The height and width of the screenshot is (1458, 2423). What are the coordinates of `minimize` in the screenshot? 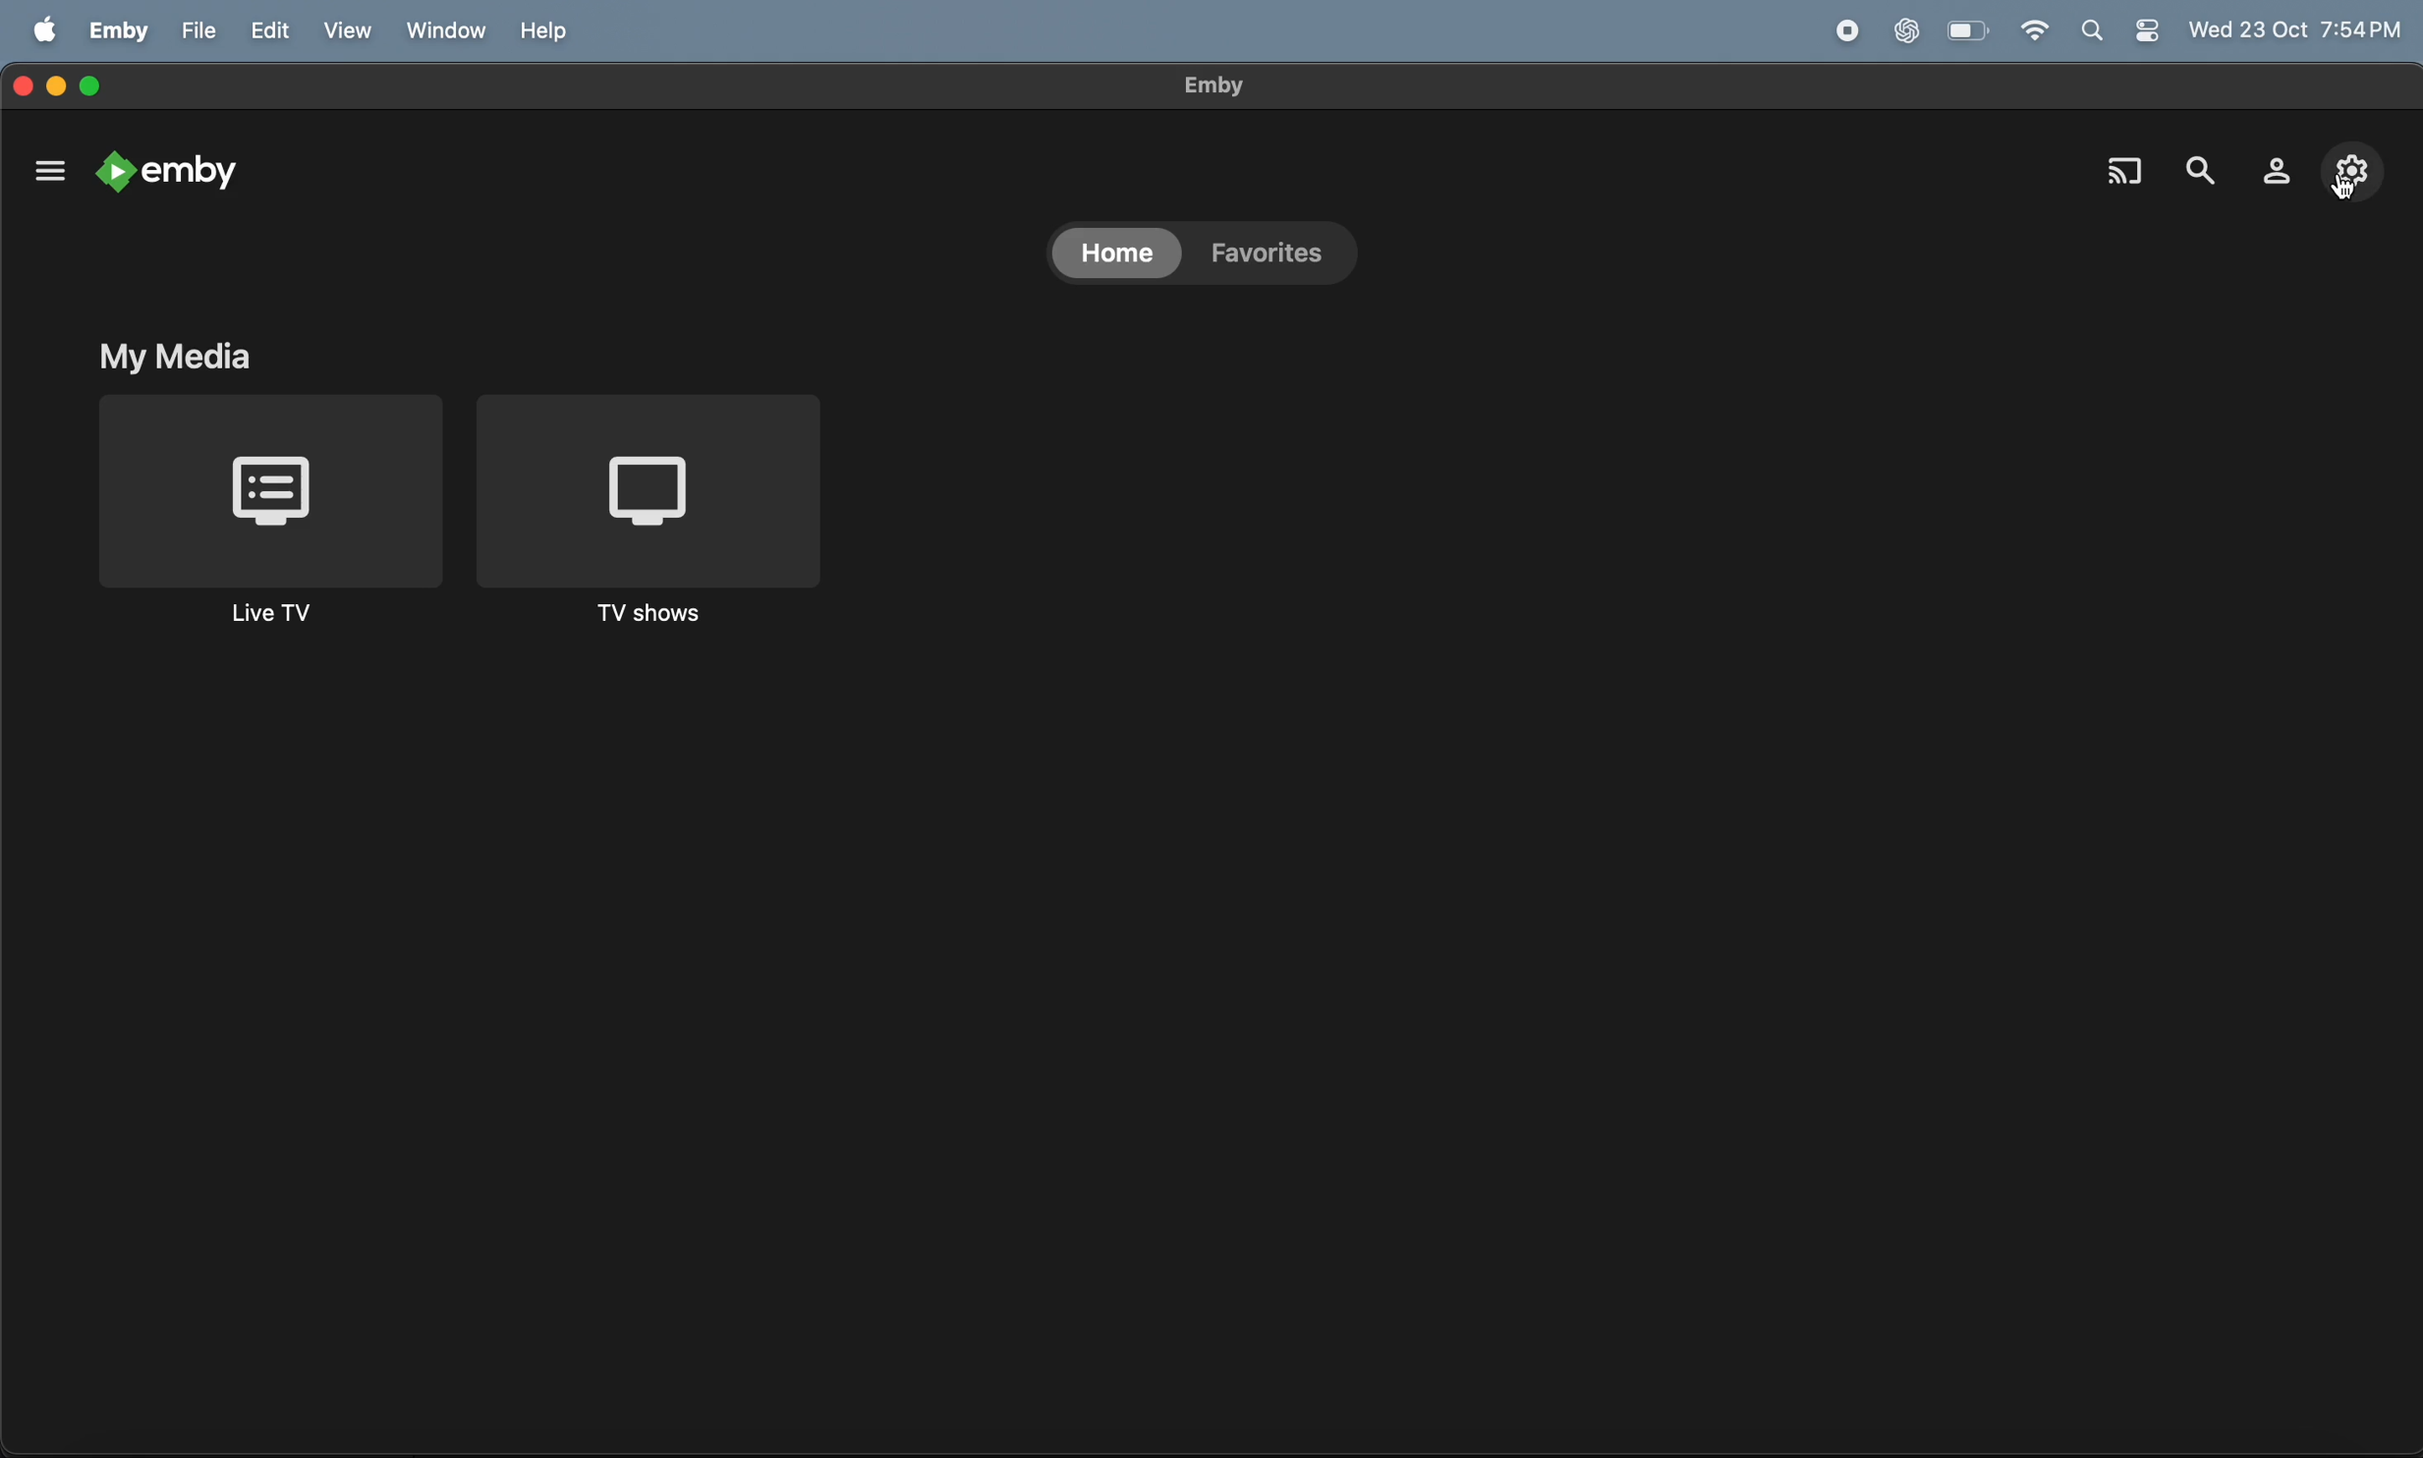 It's located at (60, 84).